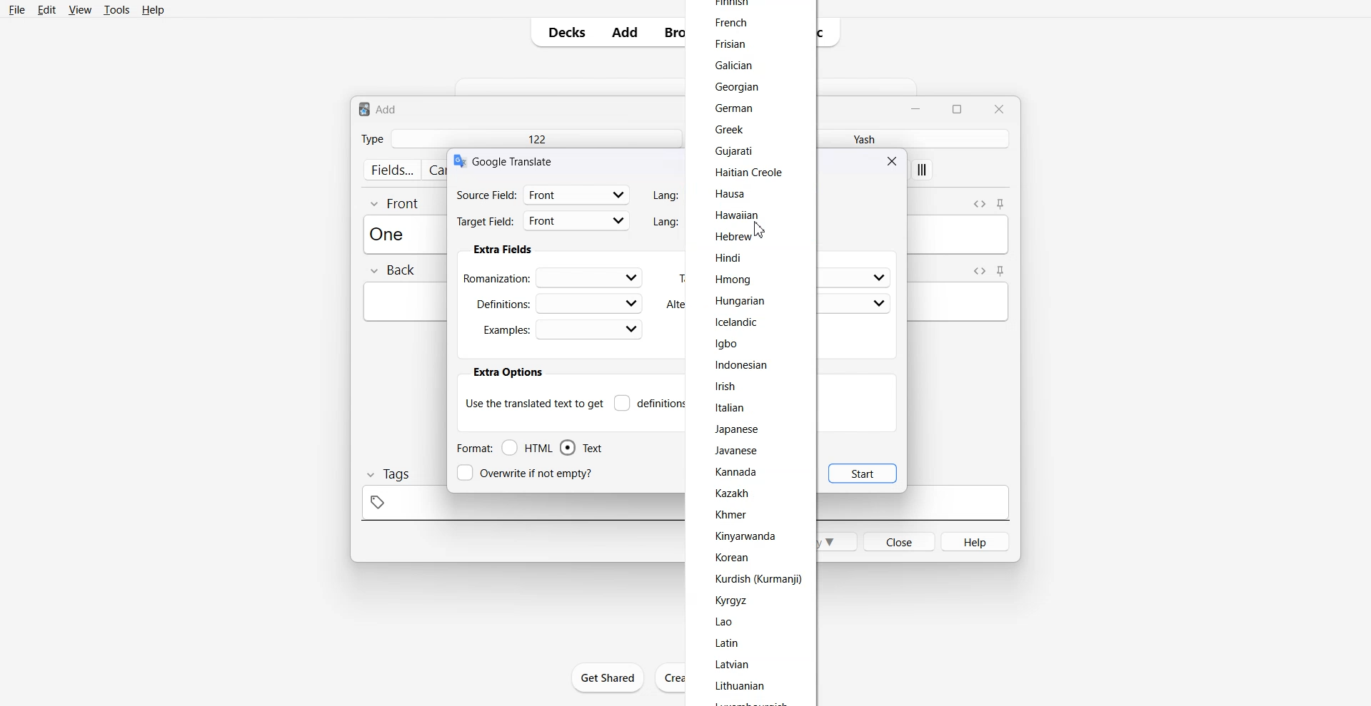  Describe the element at coordinates (534, 402) in the screenshot. I see `Use the translate text to get` at that location.